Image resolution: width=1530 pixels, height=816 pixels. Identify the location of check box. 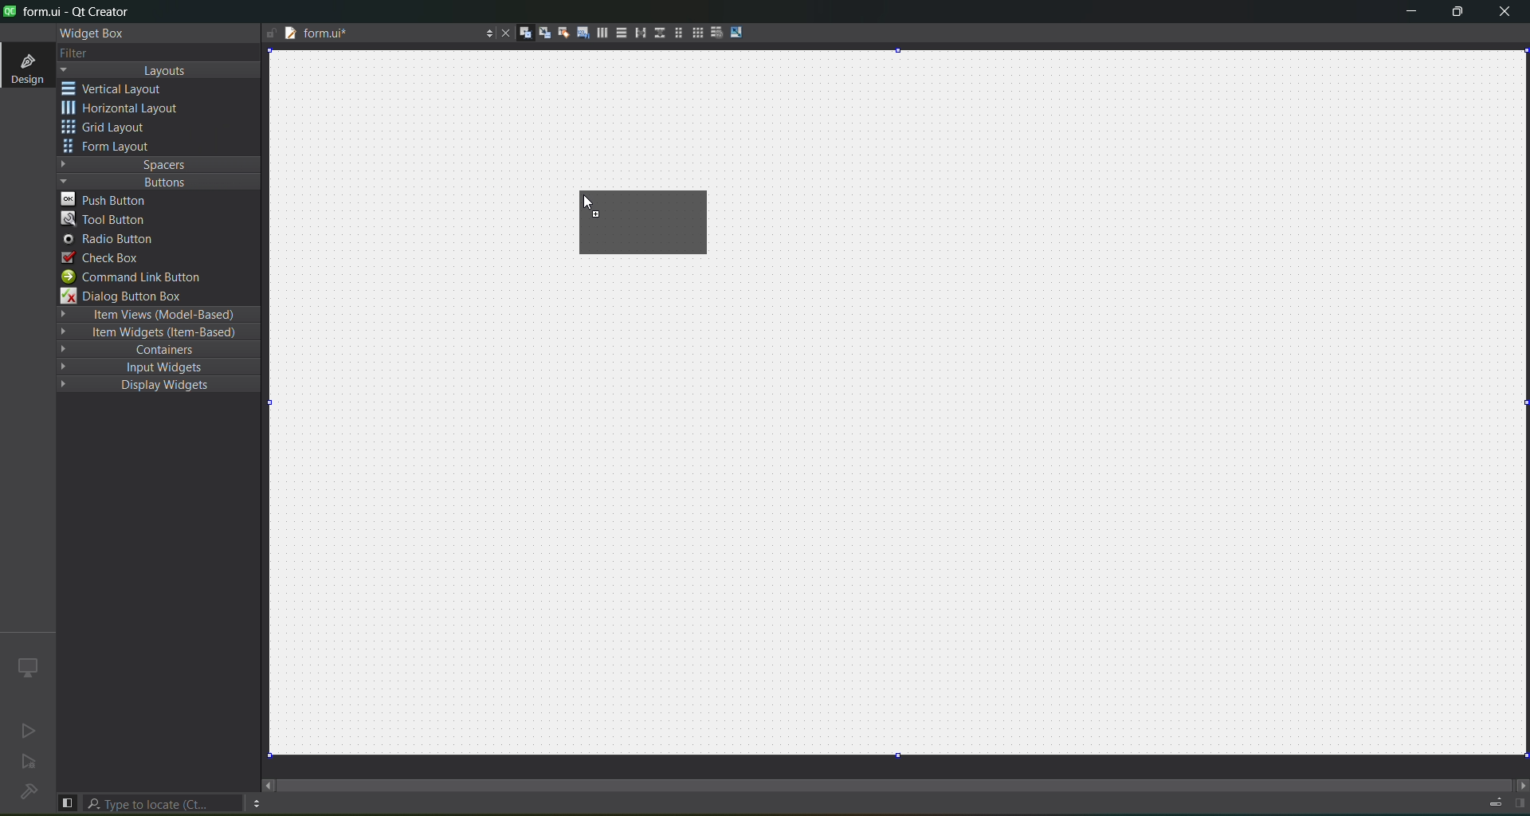
(102, 257).